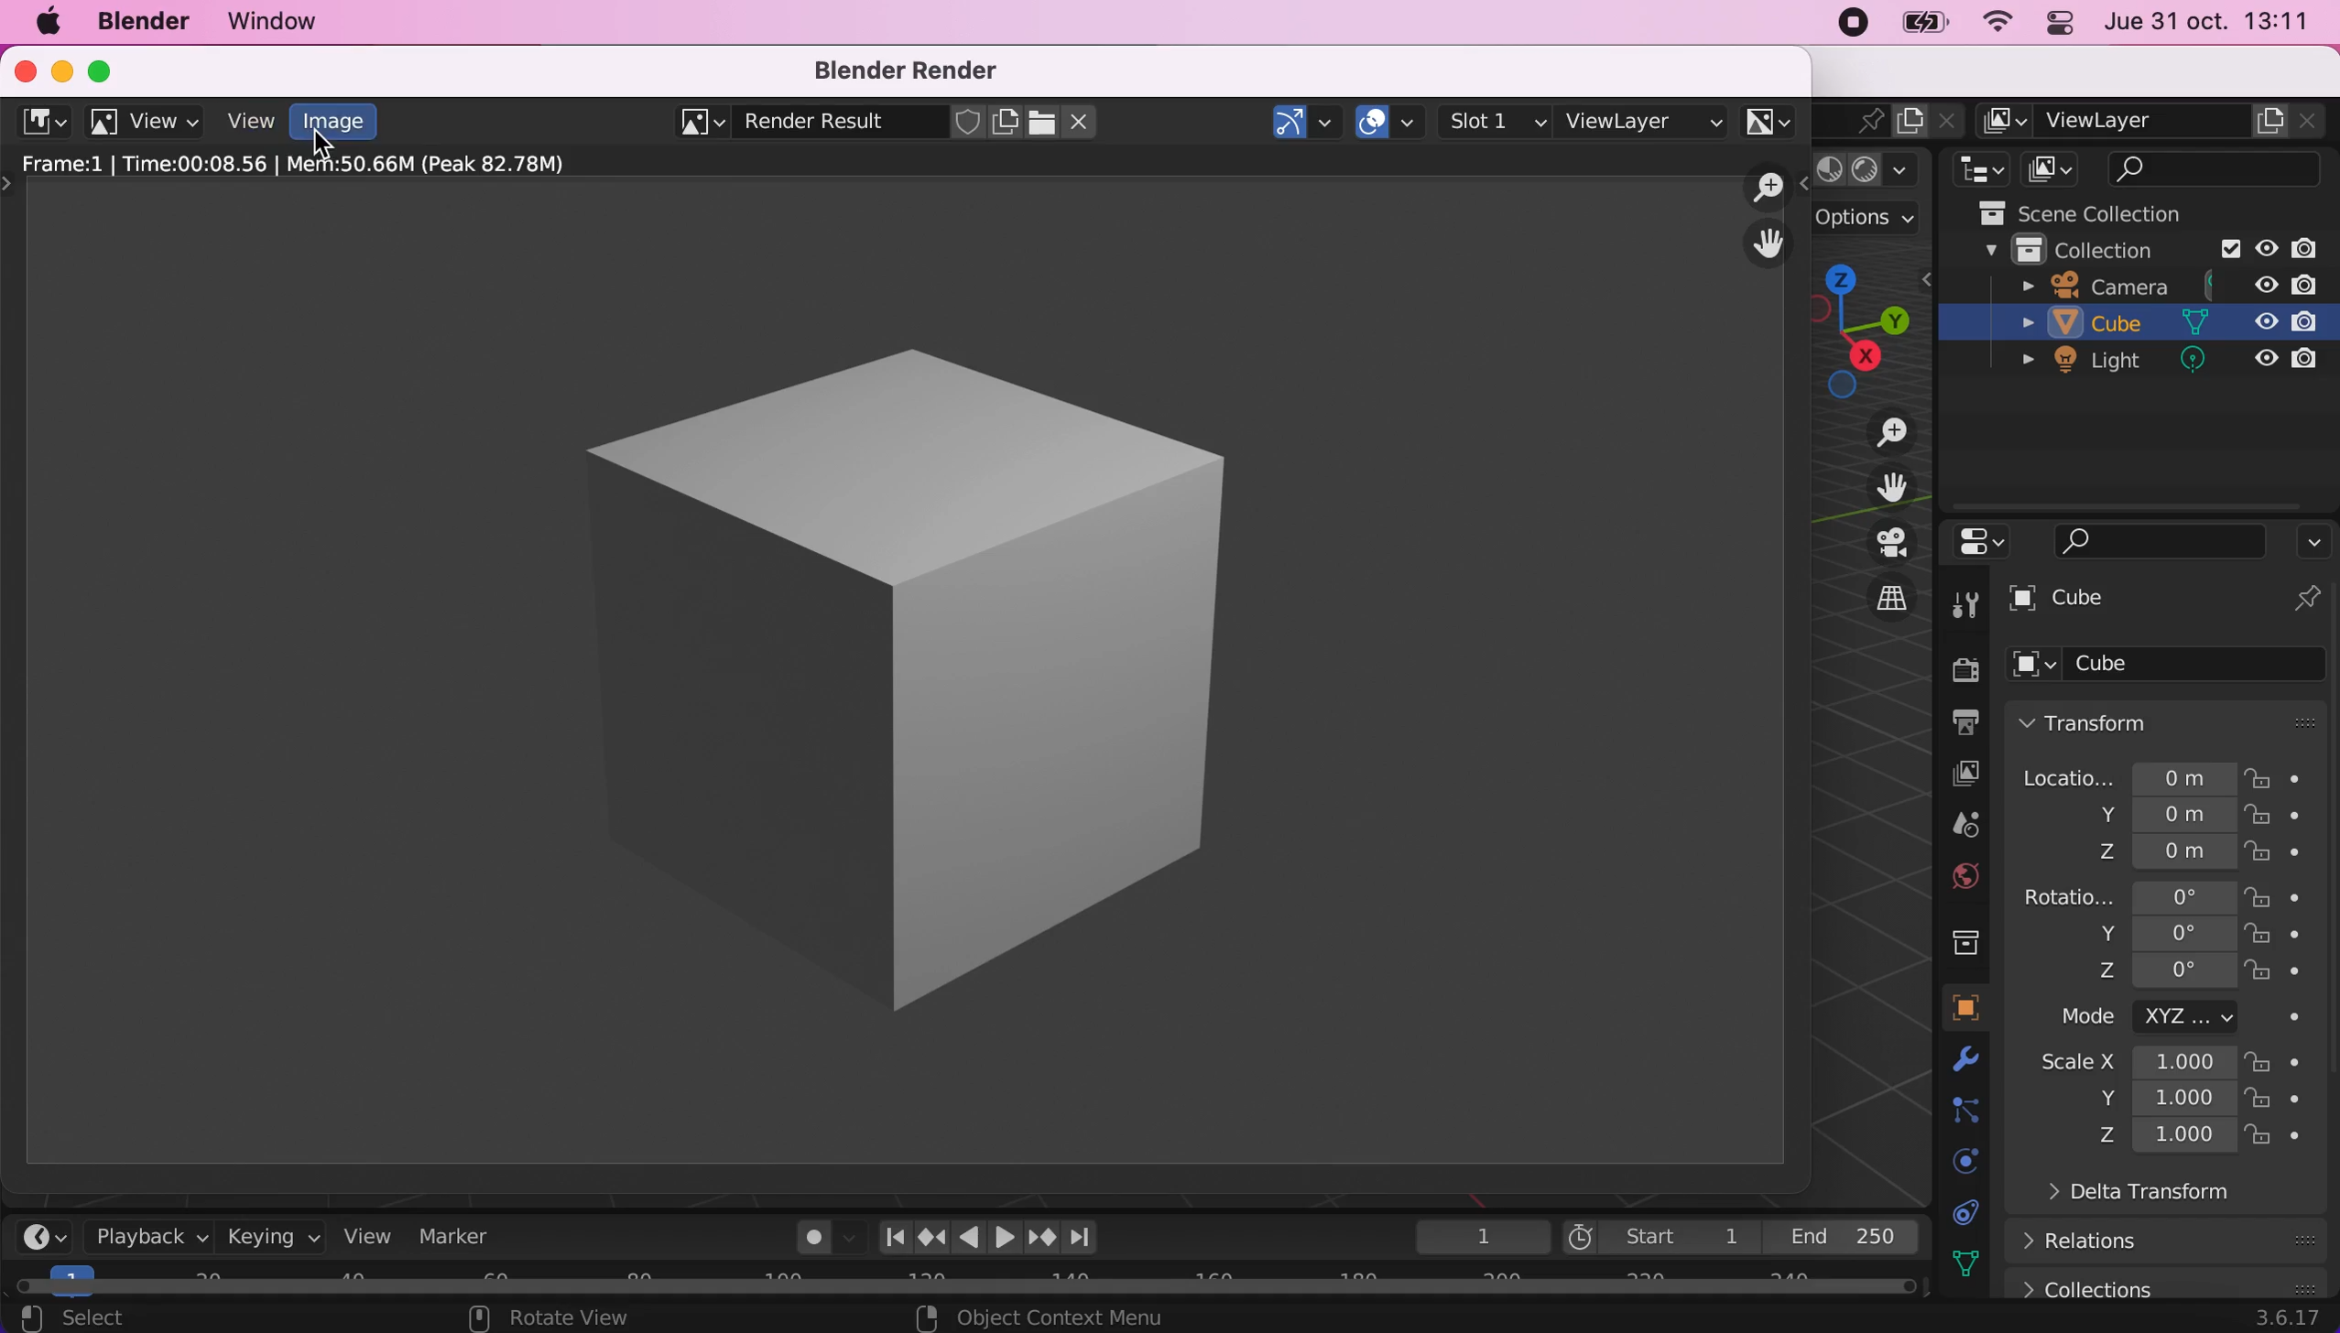 Image resolution: width=2340 pixels, height=1333 pixels. What do you see at coordinates (1968, 1112) in the screenshot?
I see `constraints` at bounding box center [1968, 1112].